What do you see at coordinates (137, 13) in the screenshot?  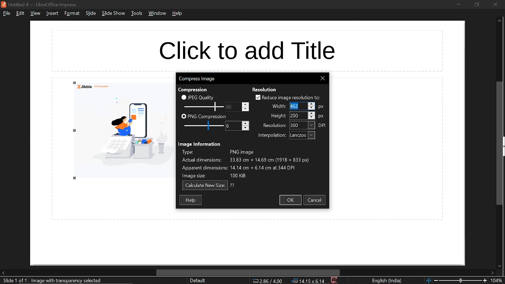 I see `tools` at bounding box center [137, 13].